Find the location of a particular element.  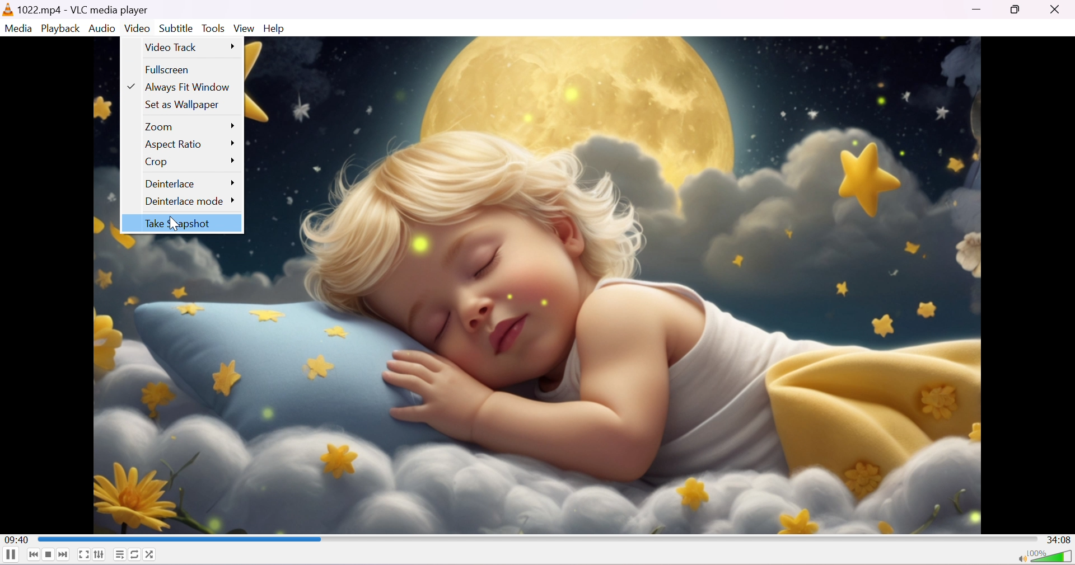

Toggle the video in fullscreen is located at coordinates (83, 555).